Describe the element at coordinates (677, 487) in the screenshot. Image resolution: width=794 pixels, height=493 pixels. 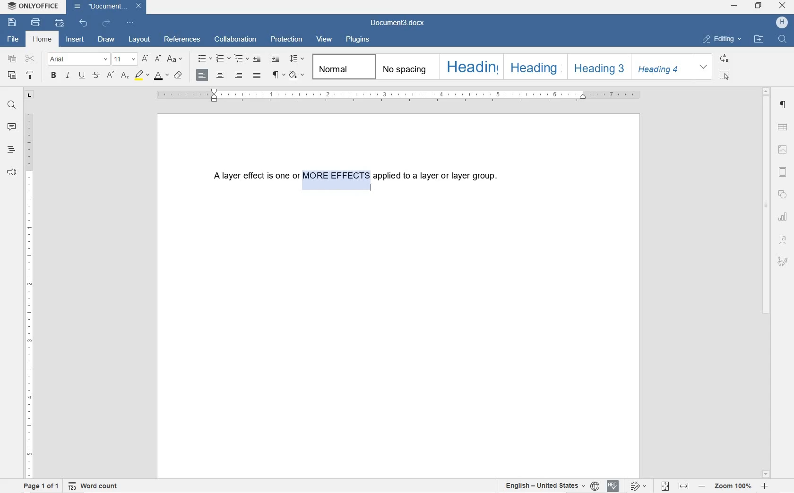
I see `FIT TO PAGE/WIDTH` at that location.